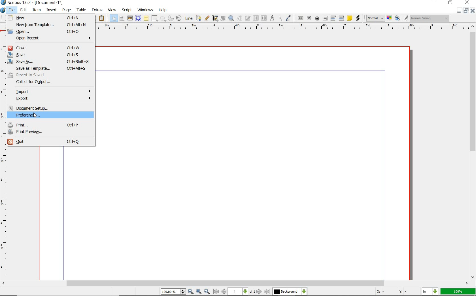 Image resolution: width=476 pixels, height=296 pixels. What do you see at coordinates (171, 18) in the screenshot?
I see `arc` at bounding box center [171, 18].